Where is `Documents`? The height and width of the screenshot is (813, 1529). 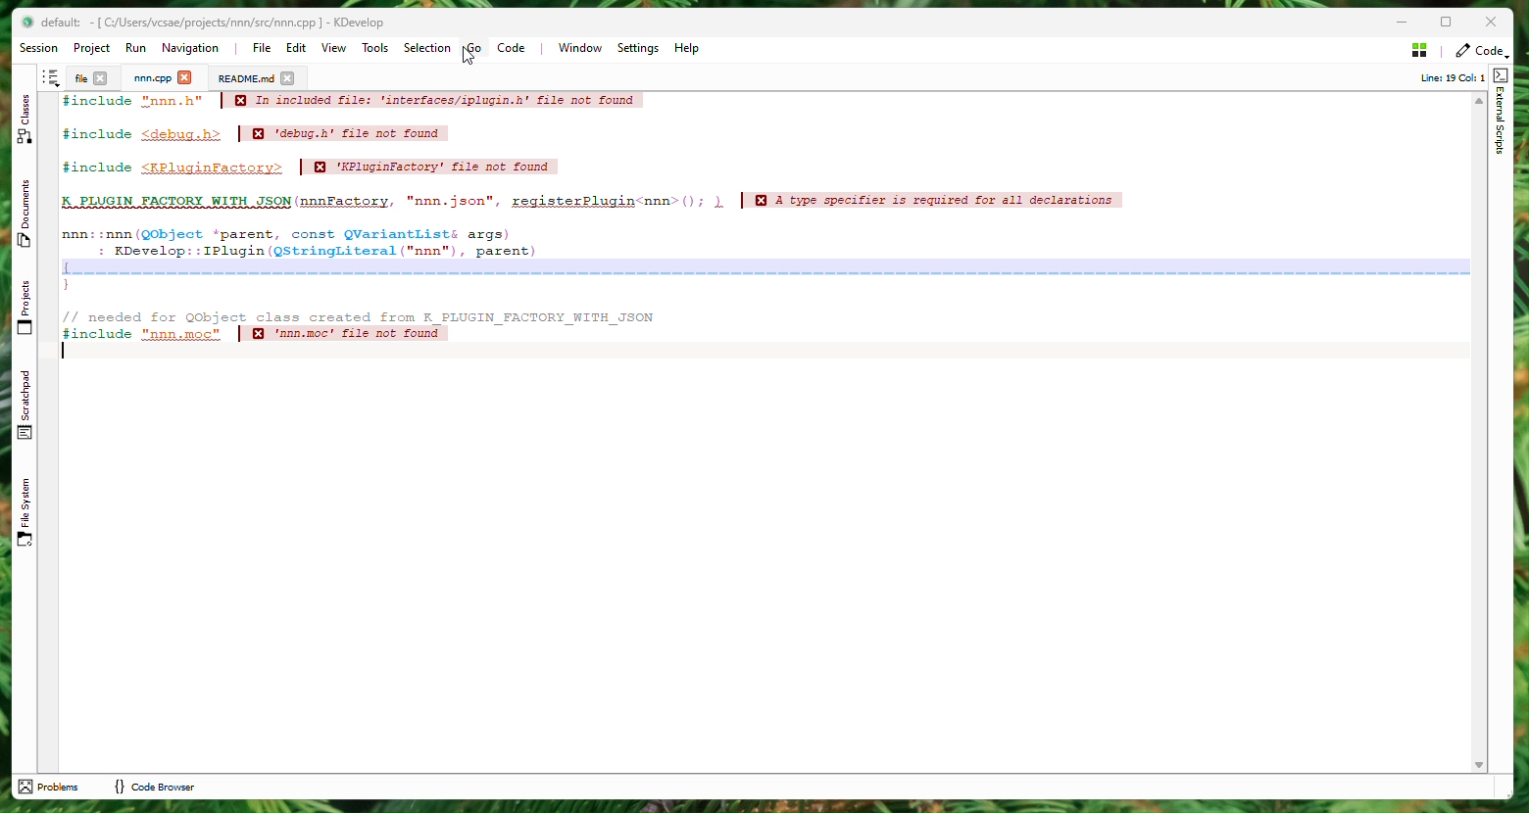 Documents is located at coordinates (245, 78).